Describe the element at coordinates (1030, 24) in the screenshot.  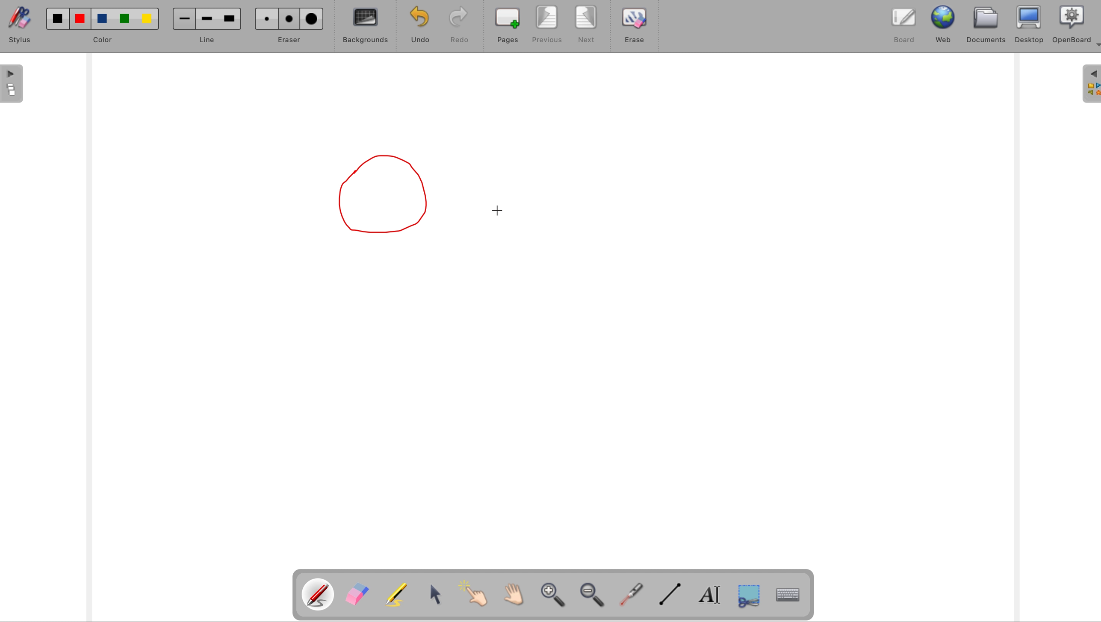
I see `desktop` at that location.